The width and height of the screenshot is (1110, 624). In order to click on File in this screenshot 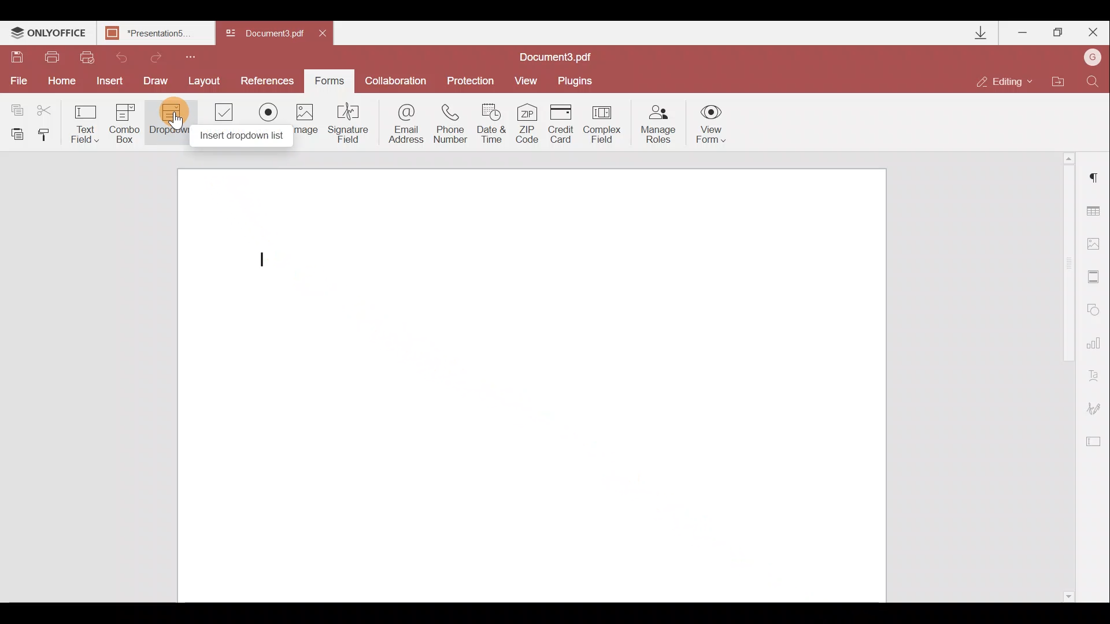, I will do `click(17, 81)`.